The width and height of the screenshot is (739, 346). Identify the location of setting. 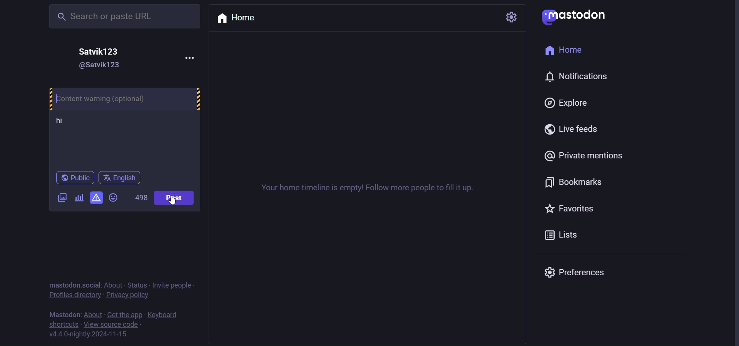
(511, 17).